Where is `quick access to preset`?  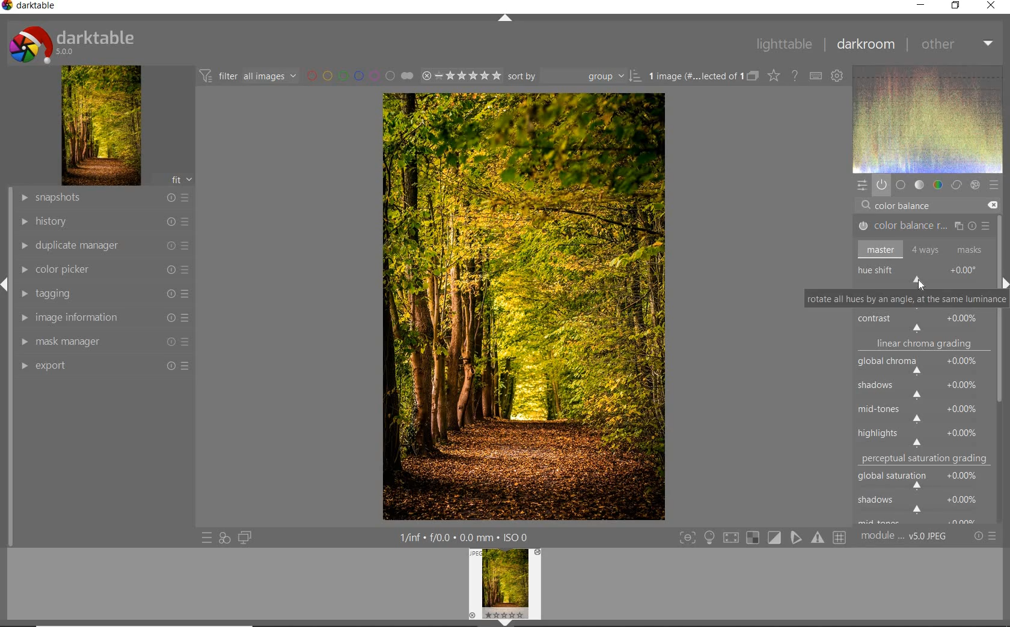
quick access to preset is located at coordinates (206, 536).